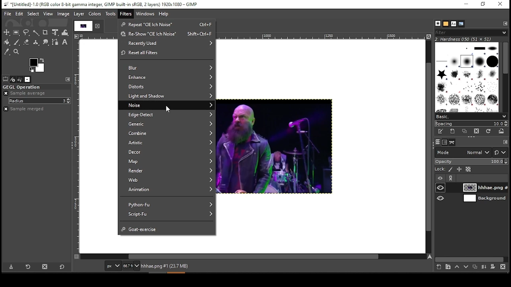  I want to click on merge layer, so click(484, 267).